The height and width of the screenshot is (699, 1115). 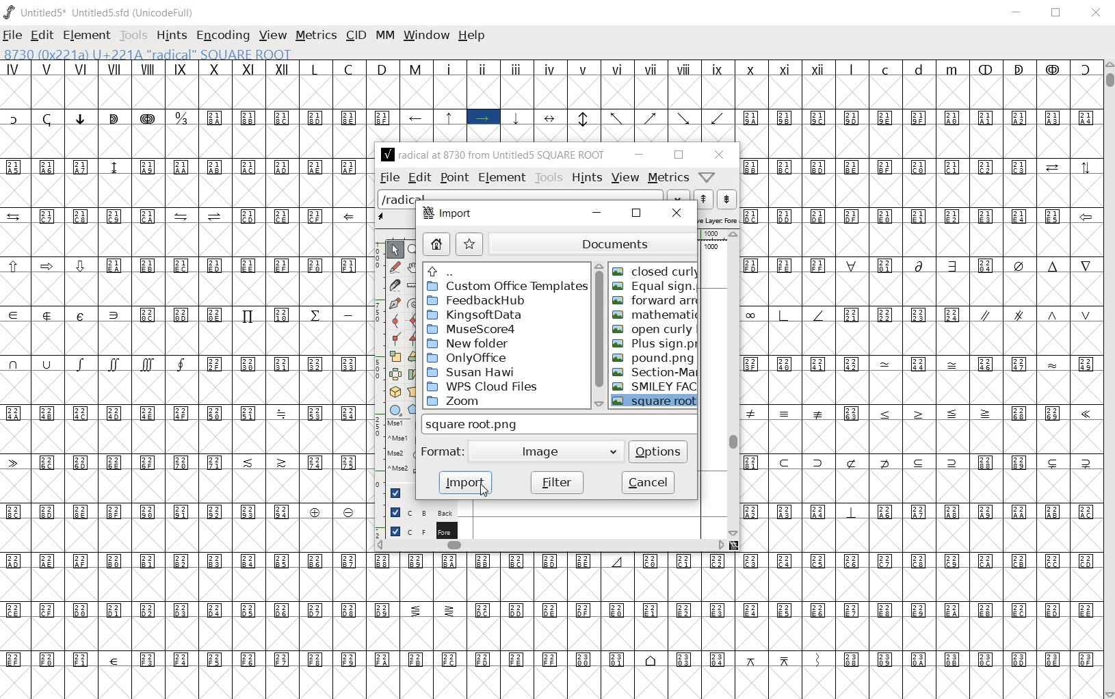 I want to click on TOOLS, so click(x=133, y=36).